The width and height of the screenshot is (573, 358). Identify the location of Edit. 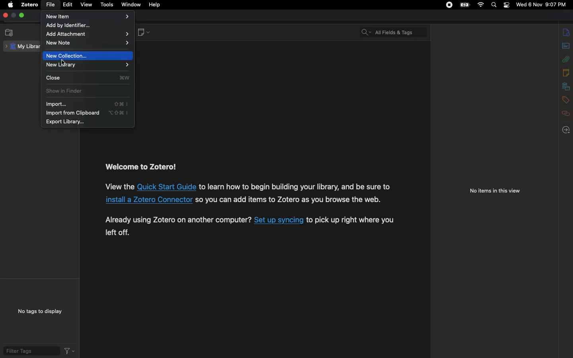
(68, 6).